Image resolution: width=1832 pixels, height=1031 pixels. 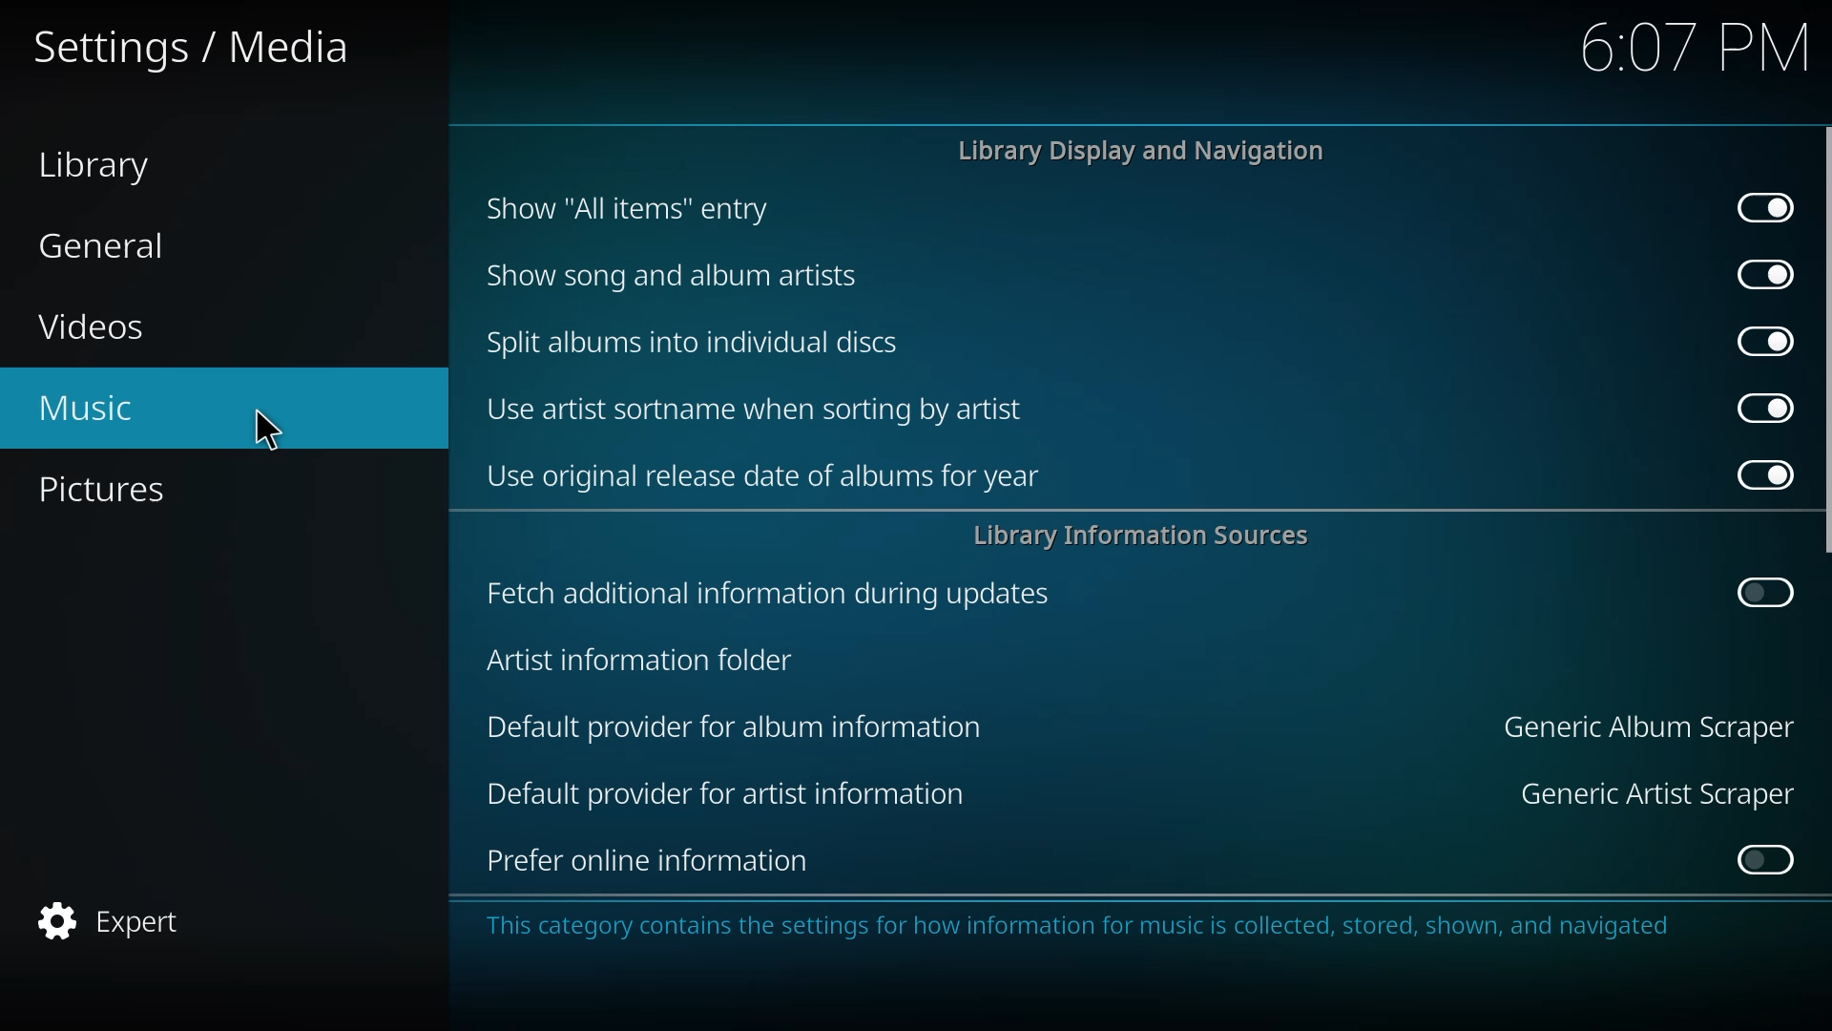 I want to click on pictures, so click(x=121, y=488).